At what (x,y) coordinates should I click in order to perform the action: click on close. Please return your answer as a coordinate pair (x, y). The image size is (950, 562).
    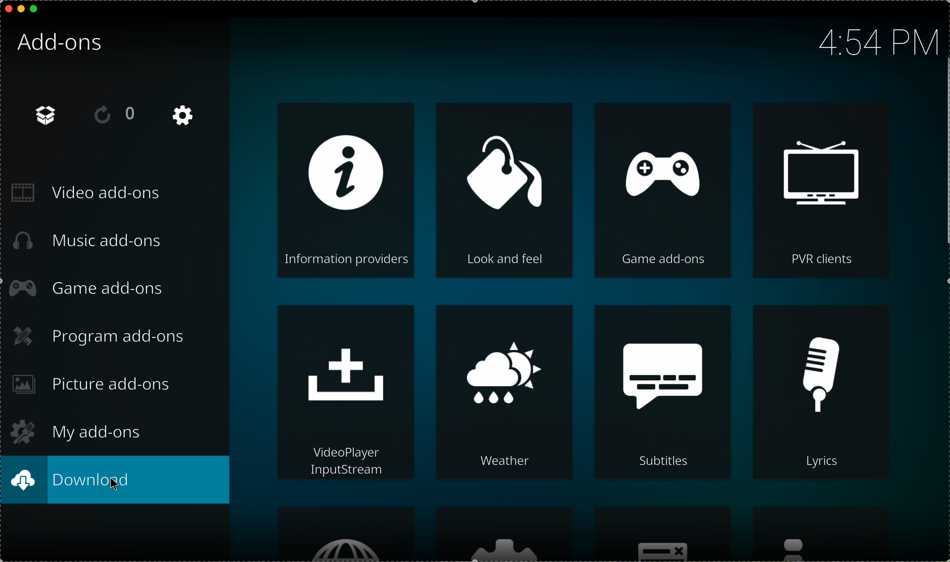
    Looking at the image, I should click on (6, 9).